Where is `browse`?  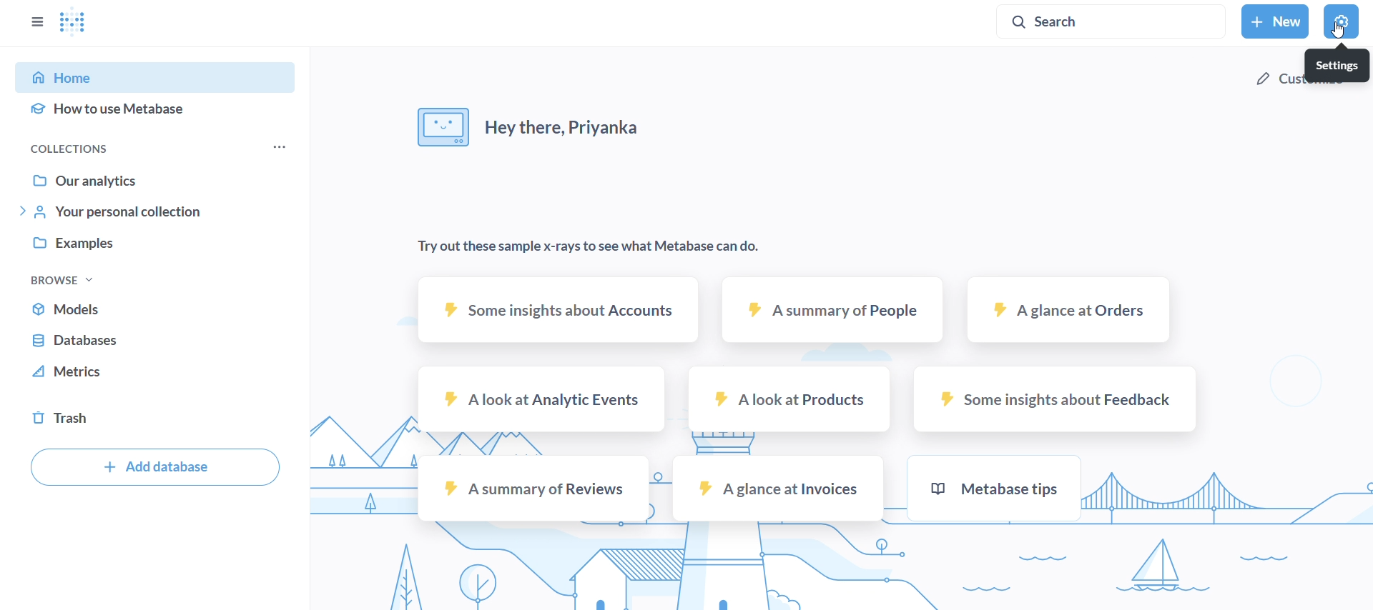
browse is located at coordinates (83, 281).